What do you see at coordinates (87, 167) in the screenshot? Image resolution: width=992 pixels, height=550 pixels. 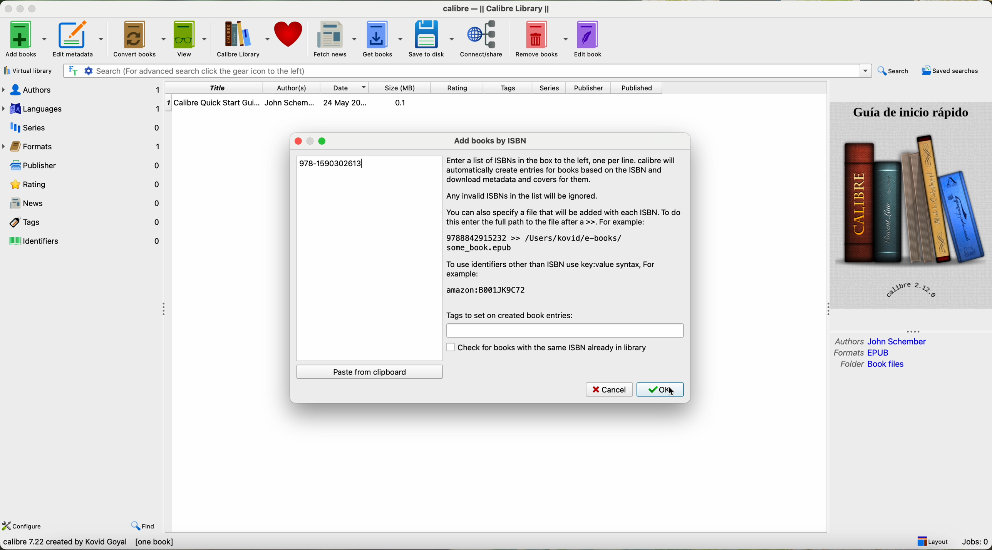 I see `publishers` at bounding box center [87, 167].